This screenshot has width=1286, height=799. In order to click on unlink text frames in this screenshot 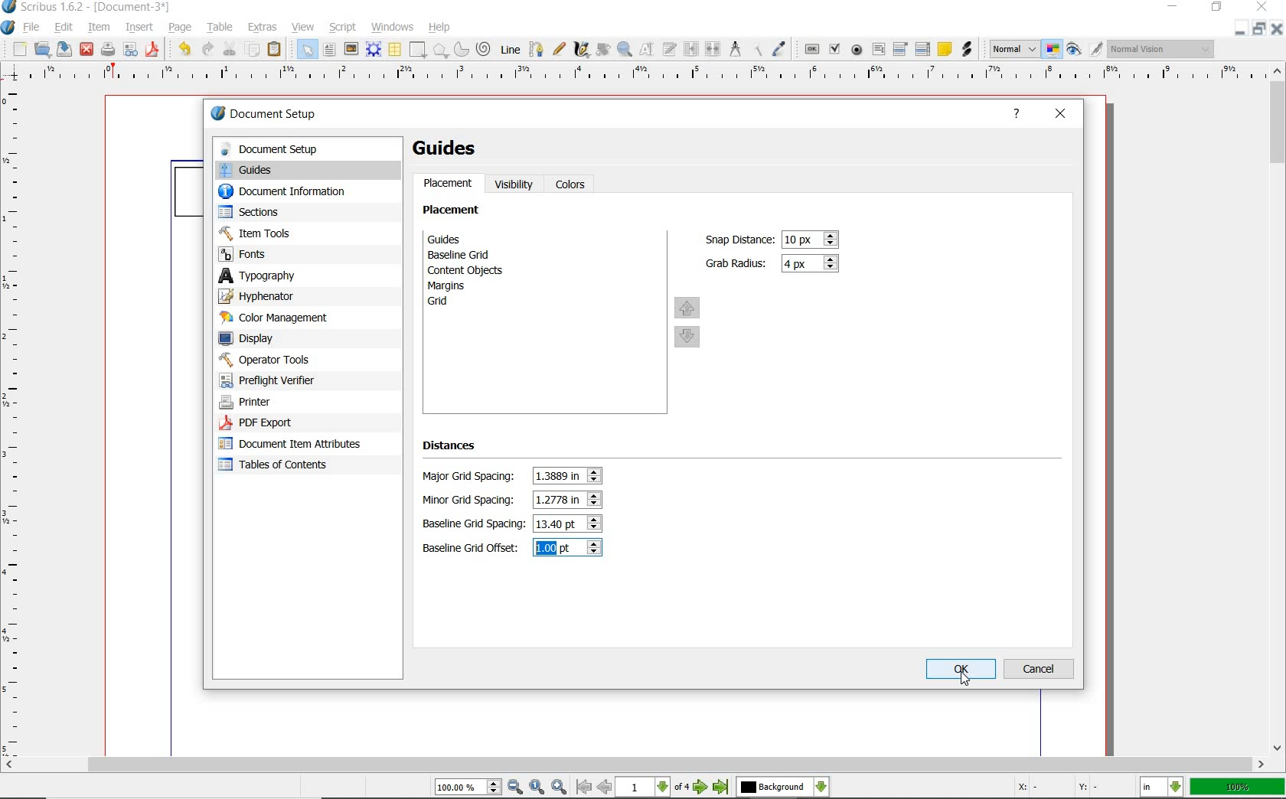, I will do `click(712, 48)`.